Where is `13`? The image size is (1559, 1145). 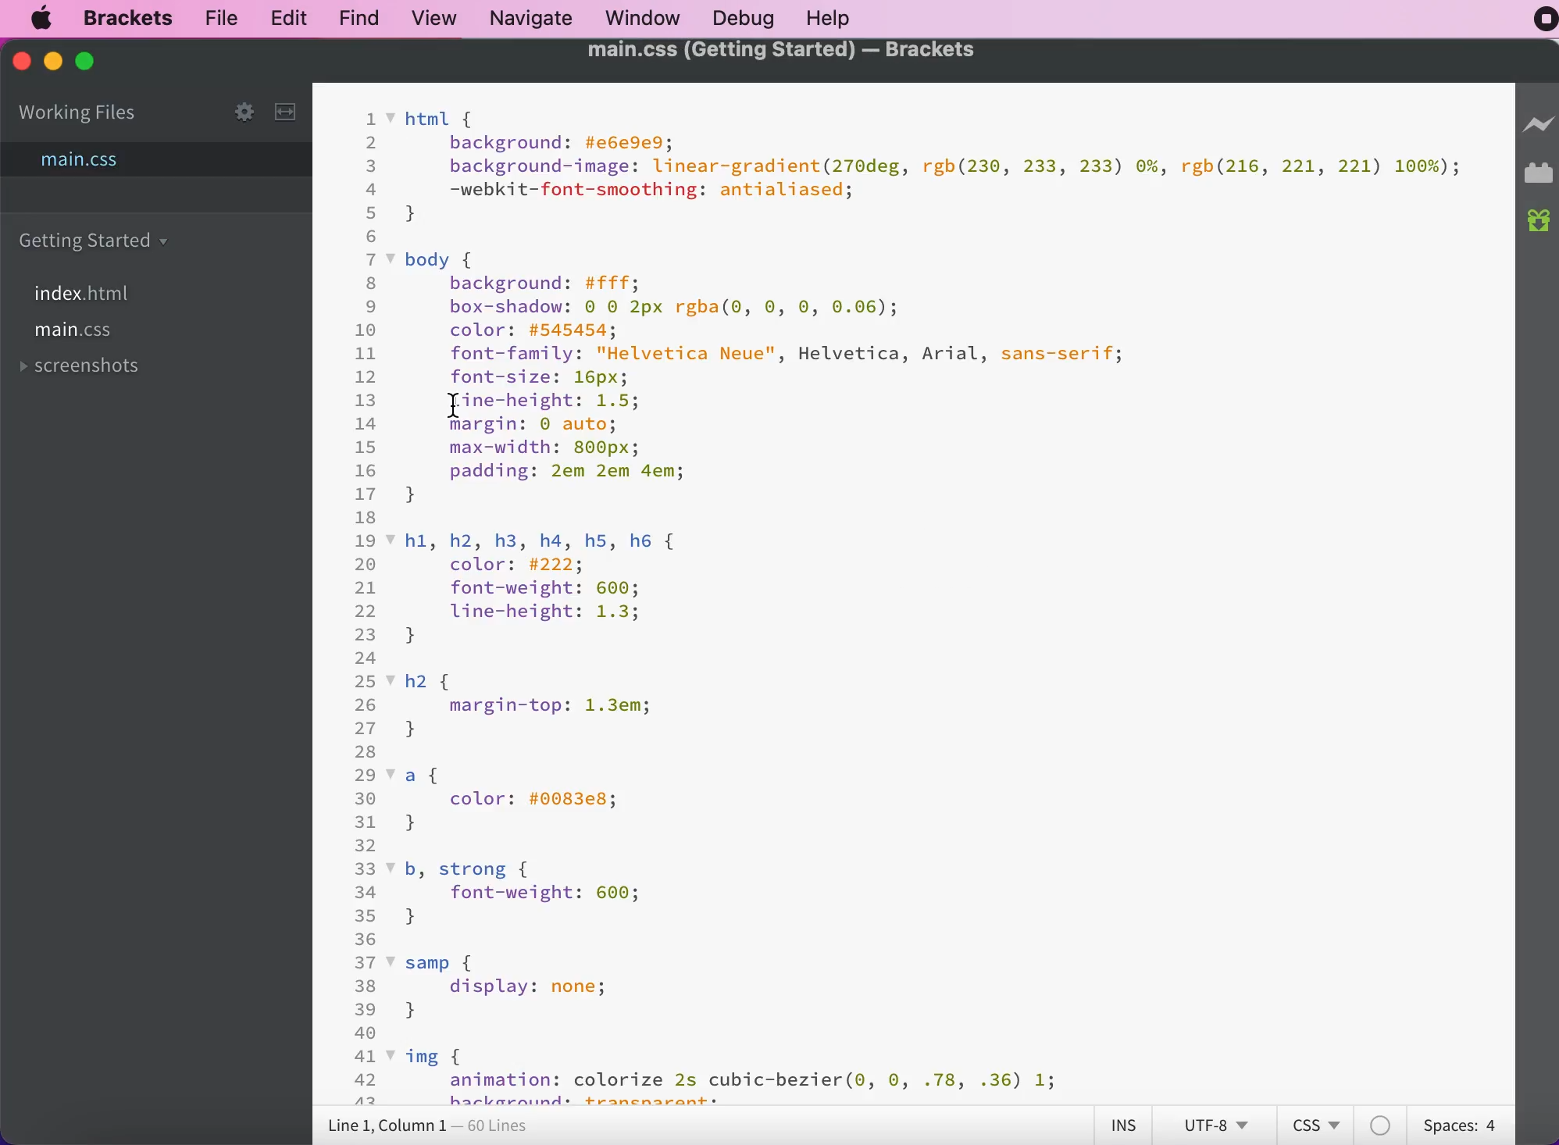
13 is located at coordinates (366, 401).